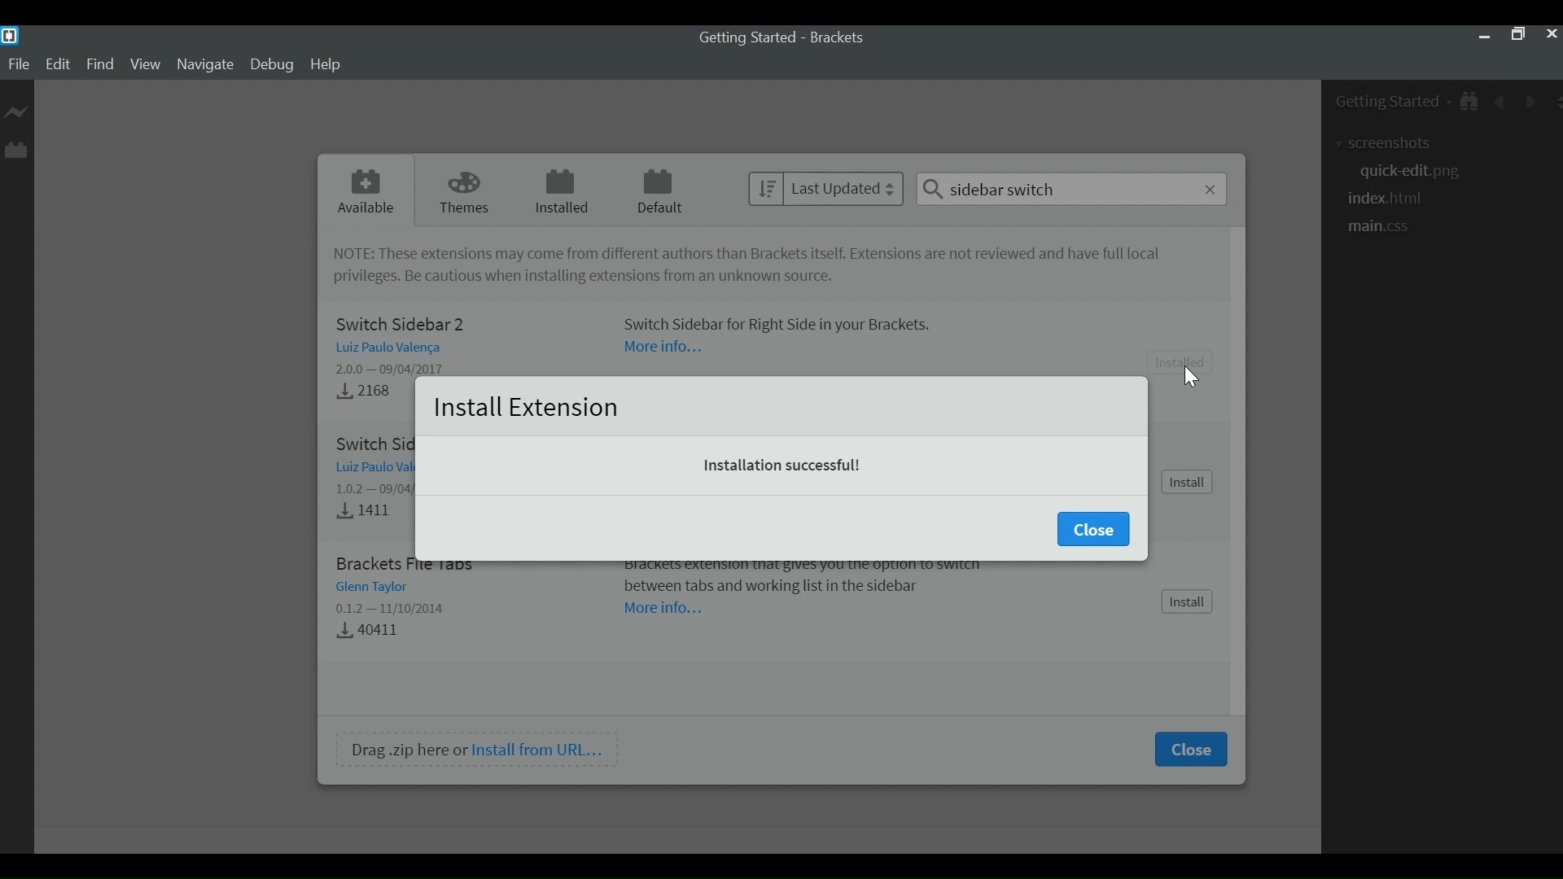 Image resolution: width=1563 pixels, height=879 pixels. I want to click on Switch Side for right side, so click(772, 326).